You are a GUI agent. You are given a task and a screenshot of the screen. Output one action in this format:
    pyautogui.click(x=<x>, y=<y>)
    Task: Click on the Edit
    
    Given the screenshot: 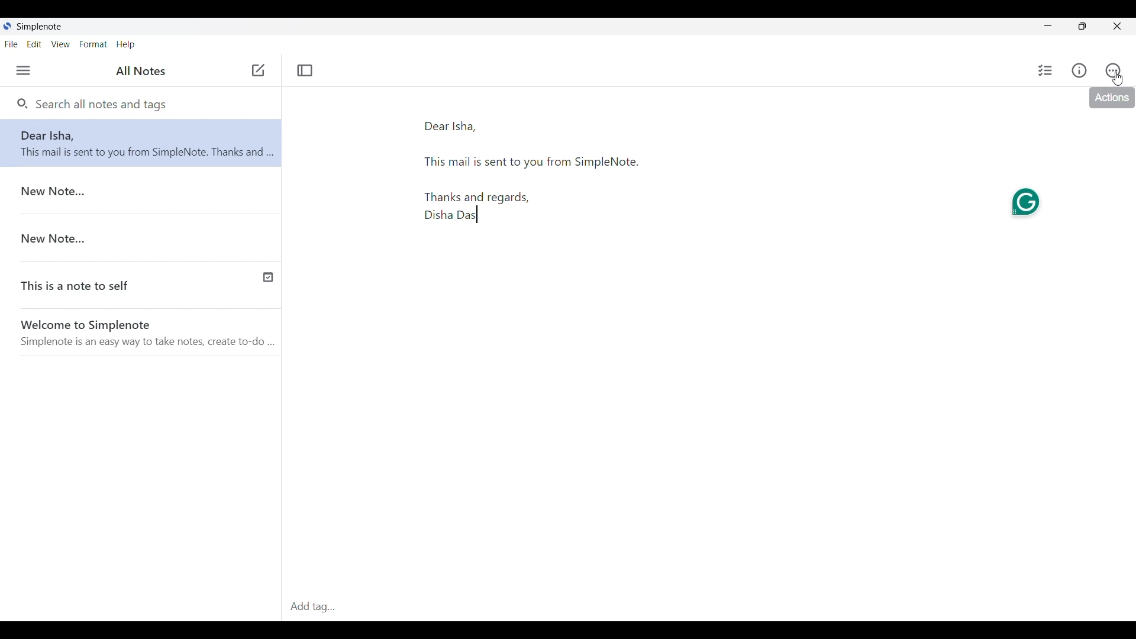 What is the action you would take?
    pyautogui.click(x=34, y=44)
    